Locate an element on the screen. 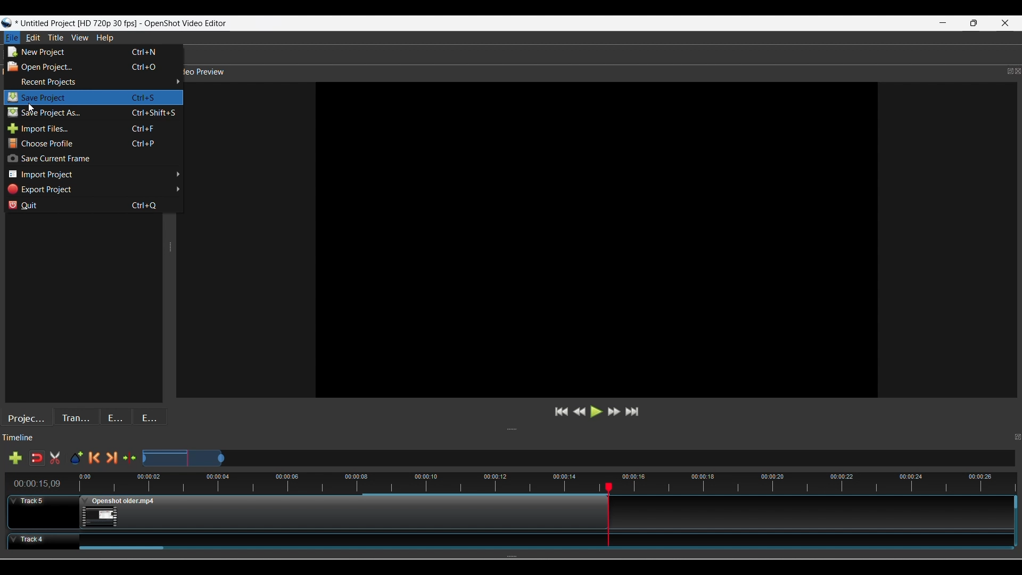 This screenshot has height=575, width=1022. Cursor clicking on Save project is located at coordinates (32, 108).